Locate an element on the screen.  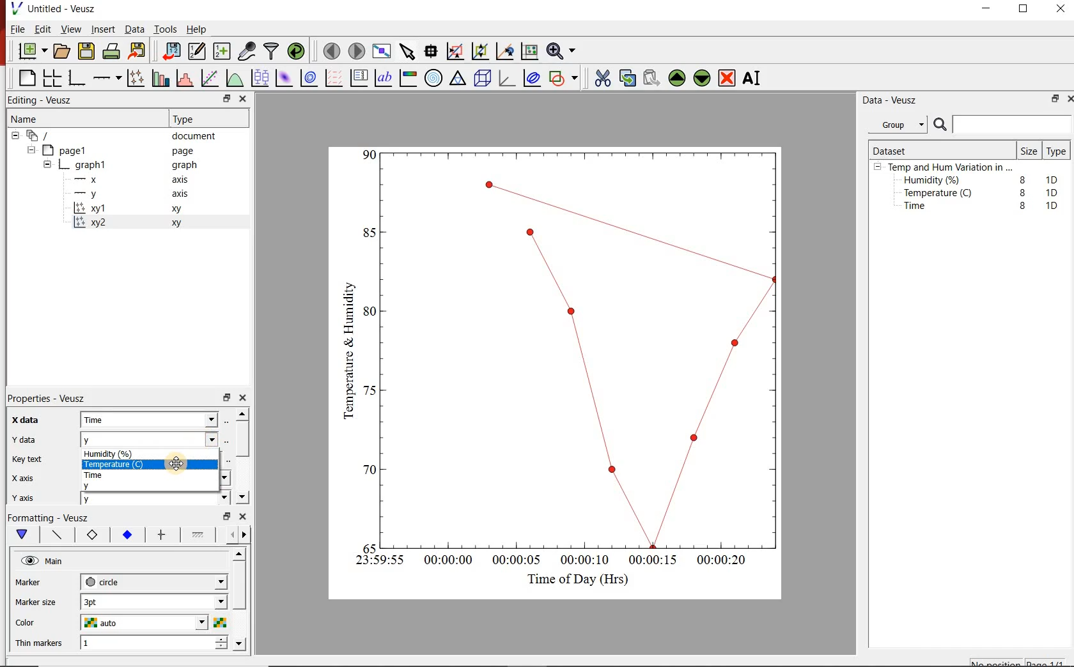
click to reset graph axes is located at coordinates (527, 52).